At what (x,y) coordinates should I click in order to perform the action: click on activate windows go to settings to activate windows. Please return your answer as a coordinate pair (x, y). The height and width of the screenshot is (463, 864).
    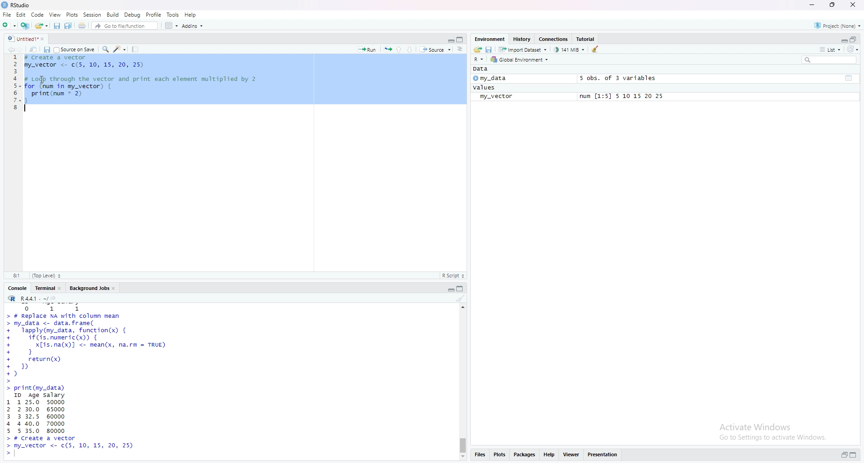
    Looking at the image, I should click on (766, 429).